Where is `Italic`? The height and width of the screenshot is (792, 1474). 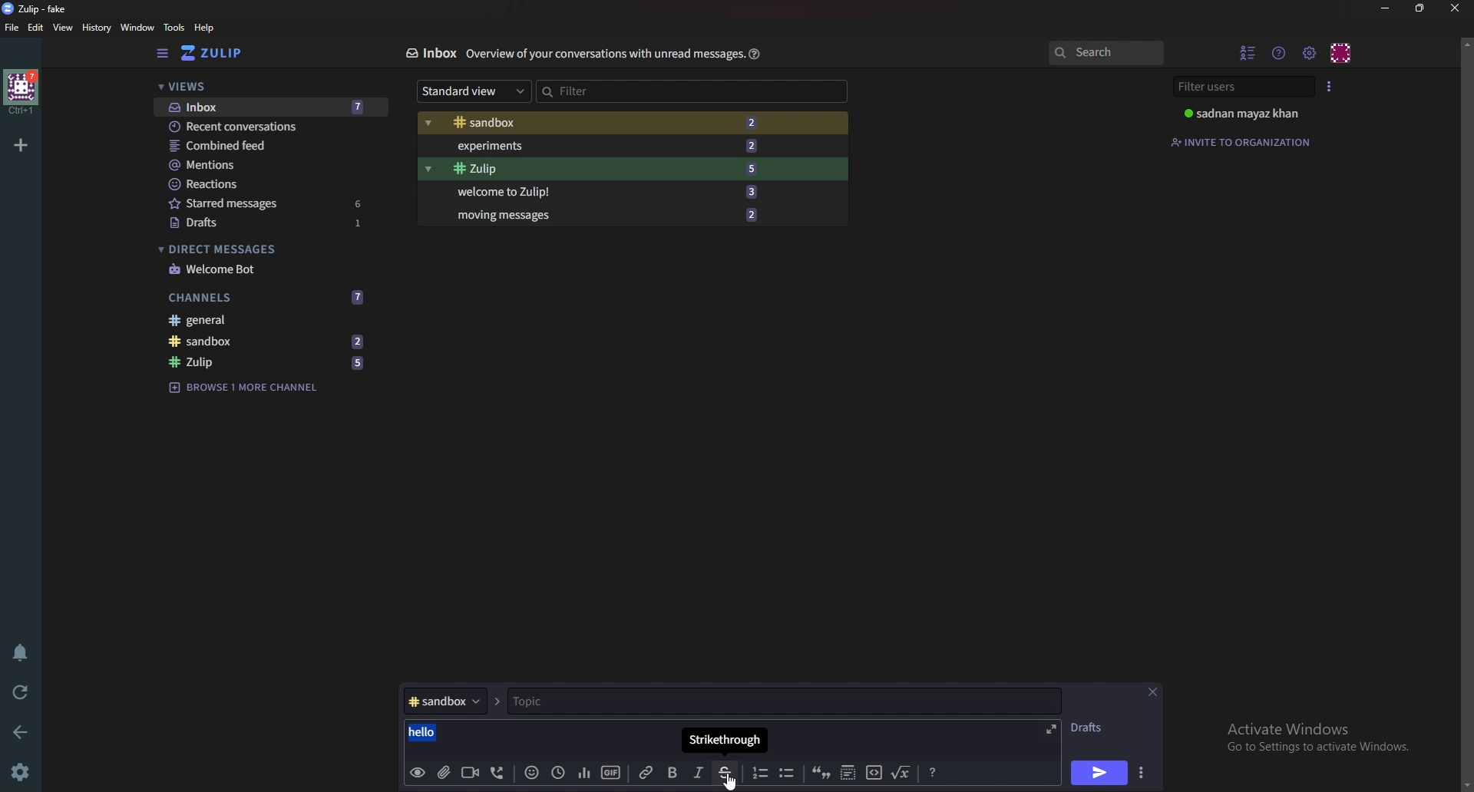
Italic is located at coordinates (696, 777).